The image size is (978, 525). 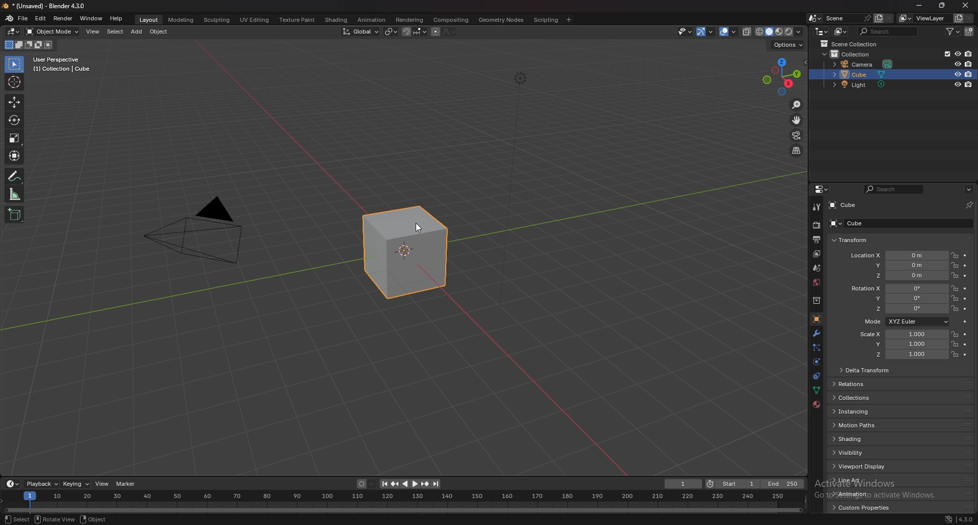 What do you see at coordinates (14, 81) in the screenshot?
I see `cursor` at bounding box center [14, 81].